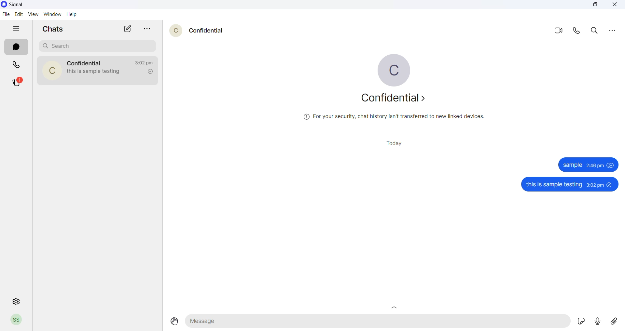  Describe the element at coordinates (51, 71) in the screenshot. I see `contact photo` at that location.